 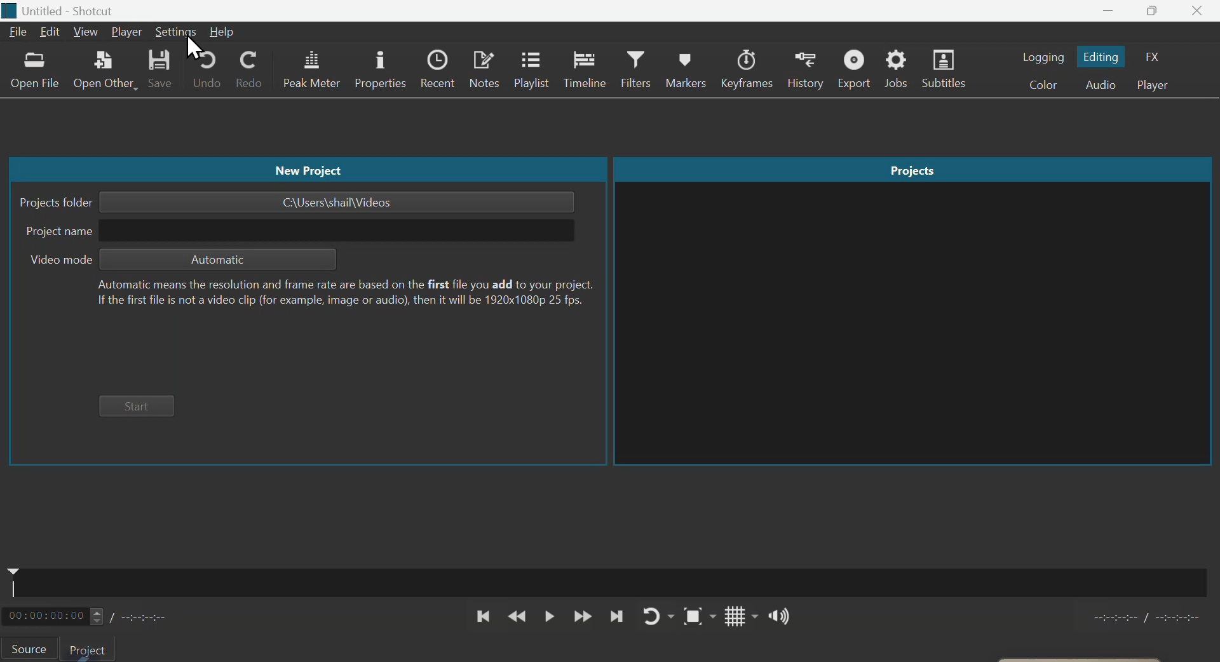 What do you see at coordinates (162, 73) in the screenshot?
I see `save` at bounding box center [162, 73].